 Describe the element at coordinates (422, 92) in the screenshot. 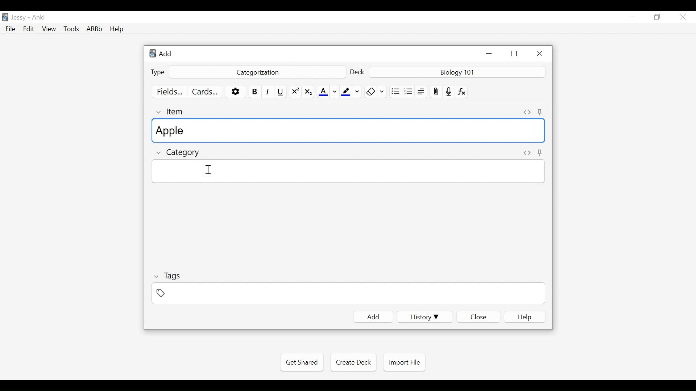

I see `Alignment` at that location.